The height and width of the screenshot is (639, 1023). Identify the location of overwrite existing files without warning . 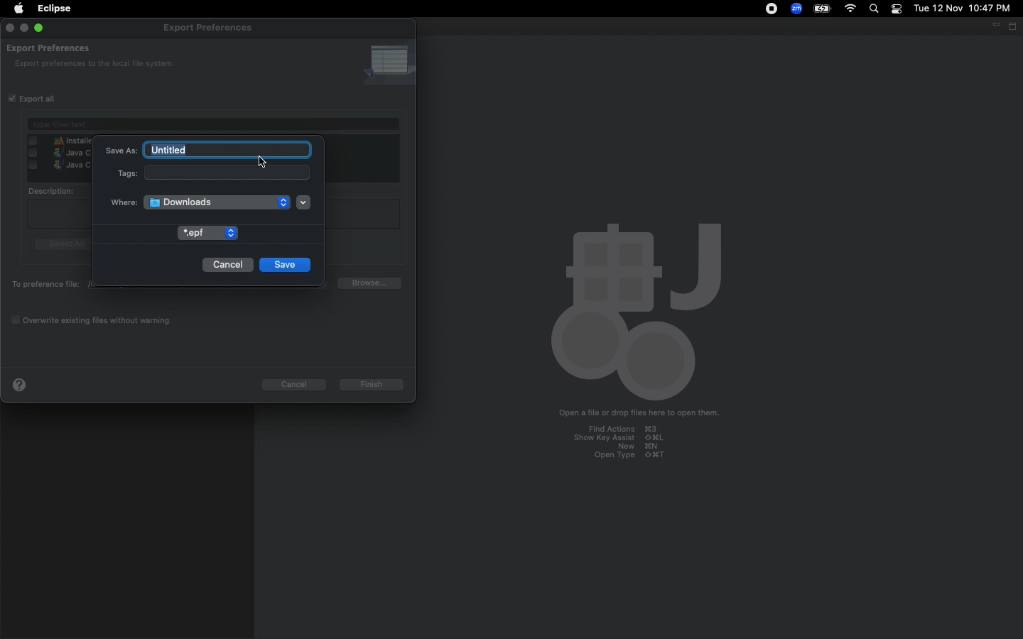
(100, 320).